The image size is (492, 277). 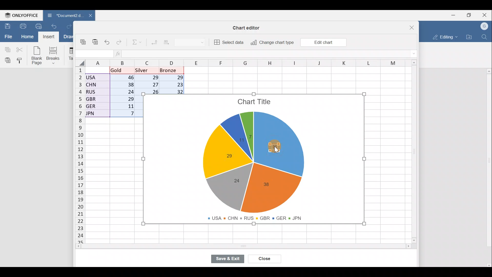 What do you see at coordinates (154, 41) in the screenshot?
I see `Decrease decimal` at bounding box center [154, 41].